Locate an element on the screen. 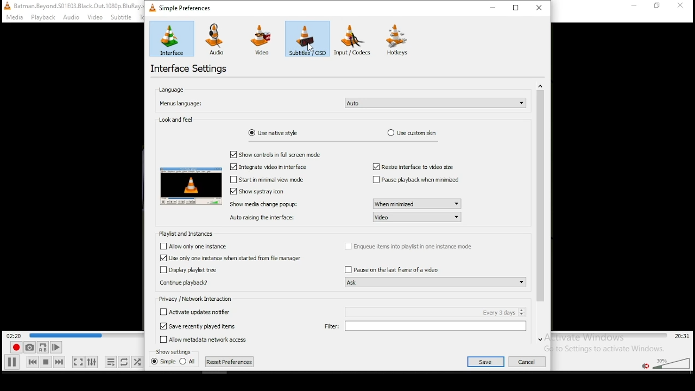  interface settings is located at coordinates (195, 69).